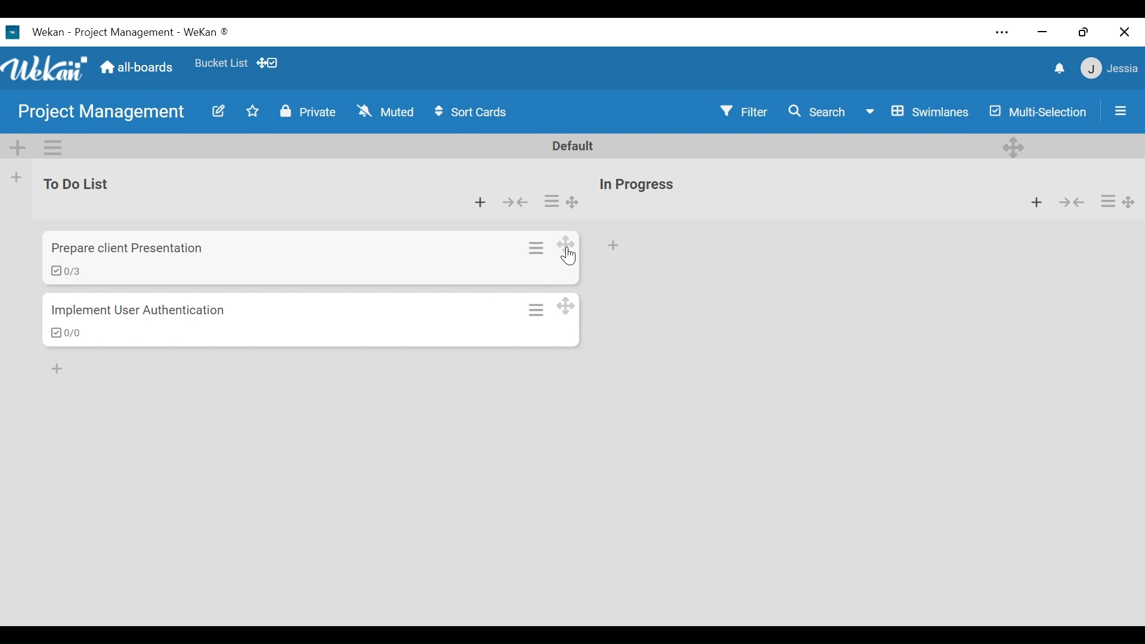  What do you see at coordinates (126, 34) in the screenshot?
I see `Wekan Desktop icon` at bounding box center [126, 34].